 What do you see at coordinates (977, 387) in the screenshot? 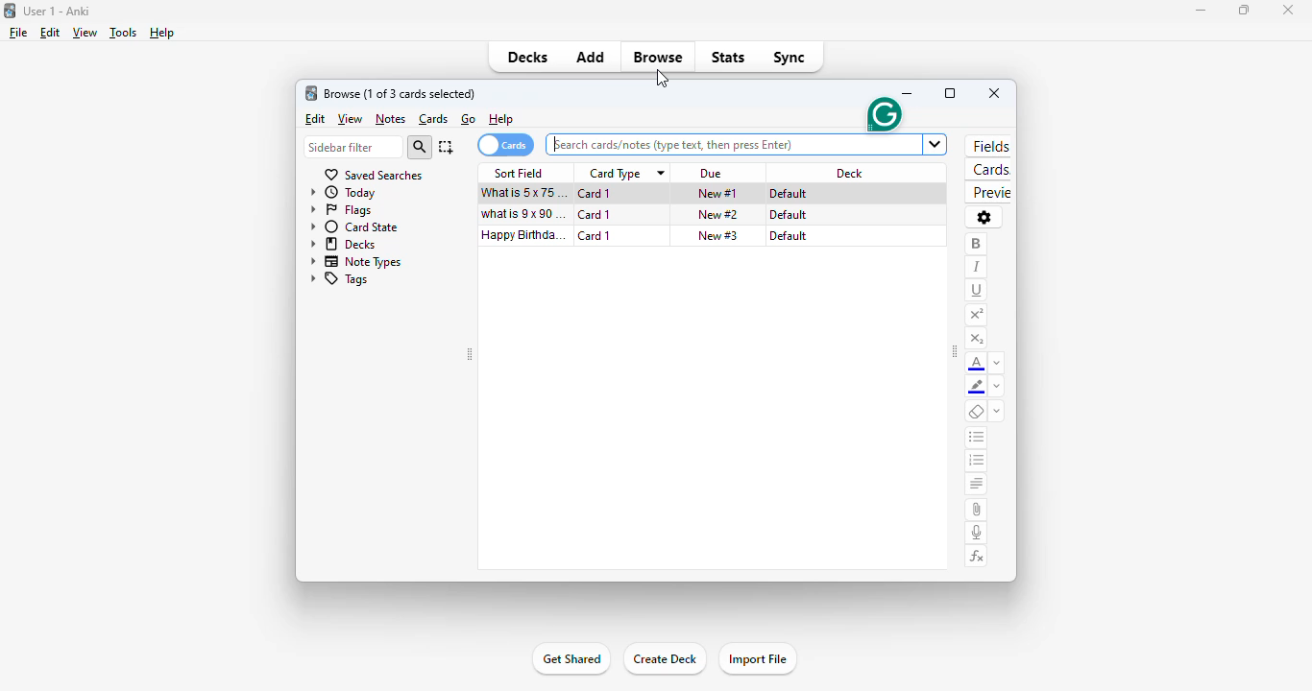
I see `text highlight color` at bounding box center [977, 387].